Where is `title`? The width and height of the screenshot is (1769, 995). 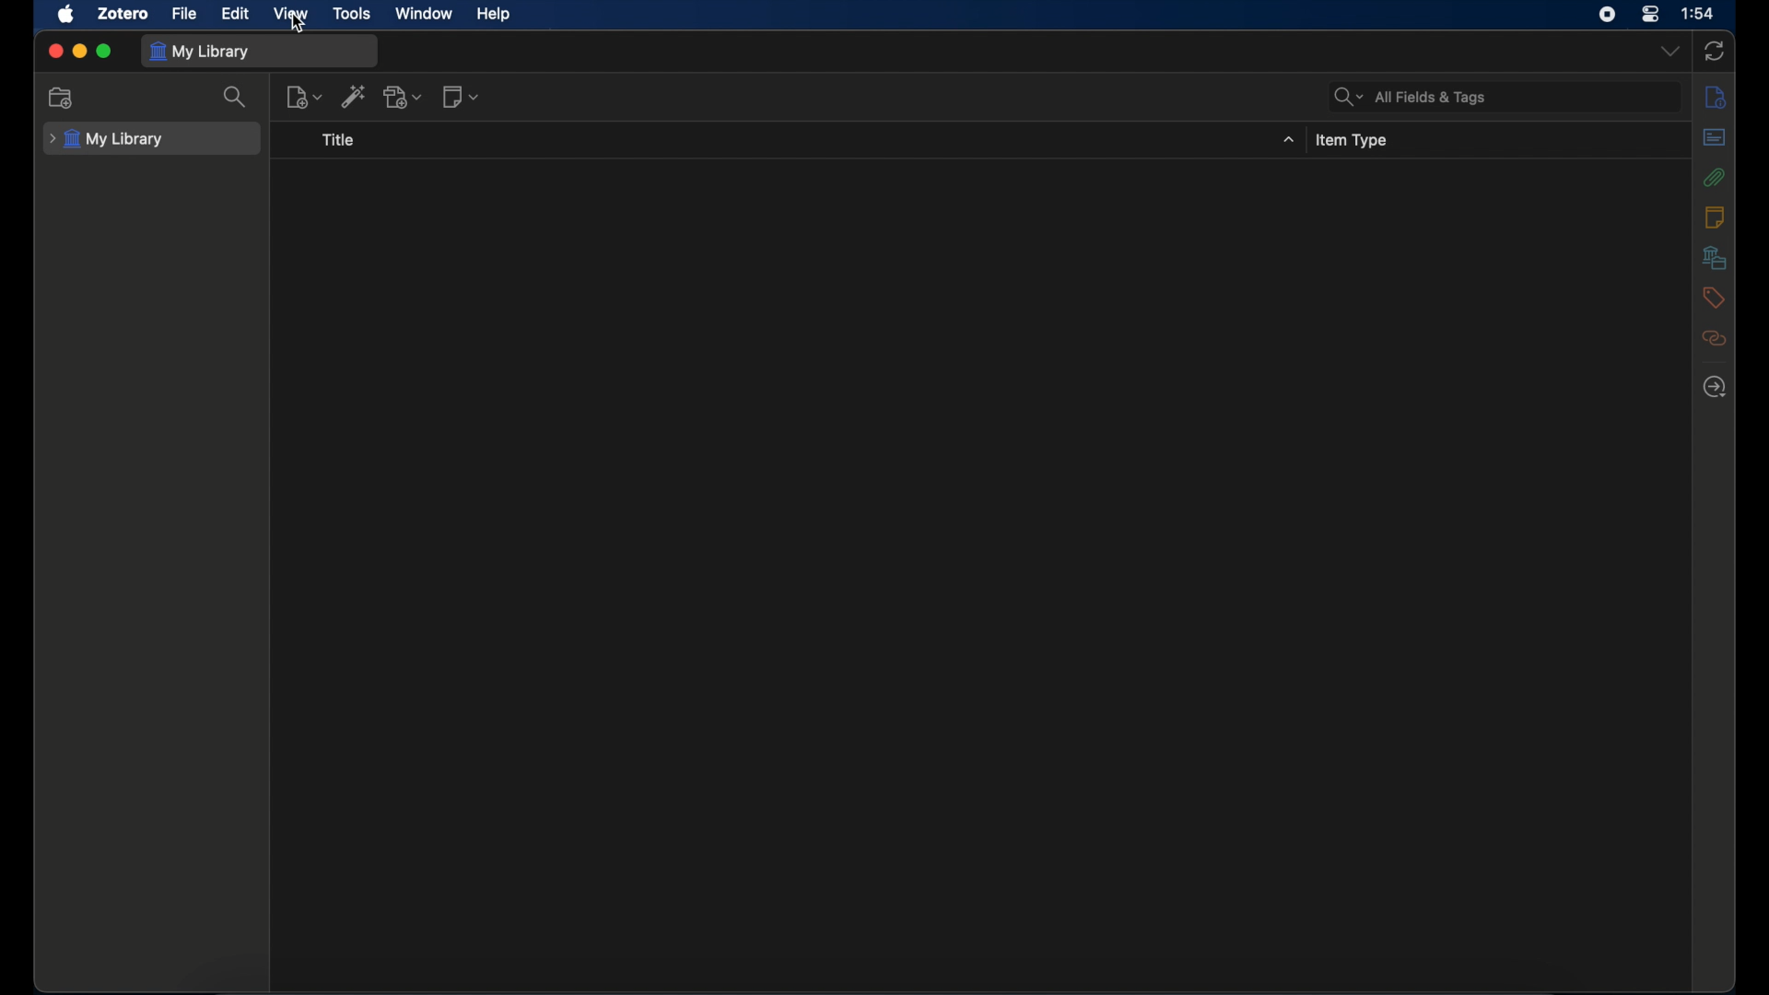 title is located at coordinates (339, 139).